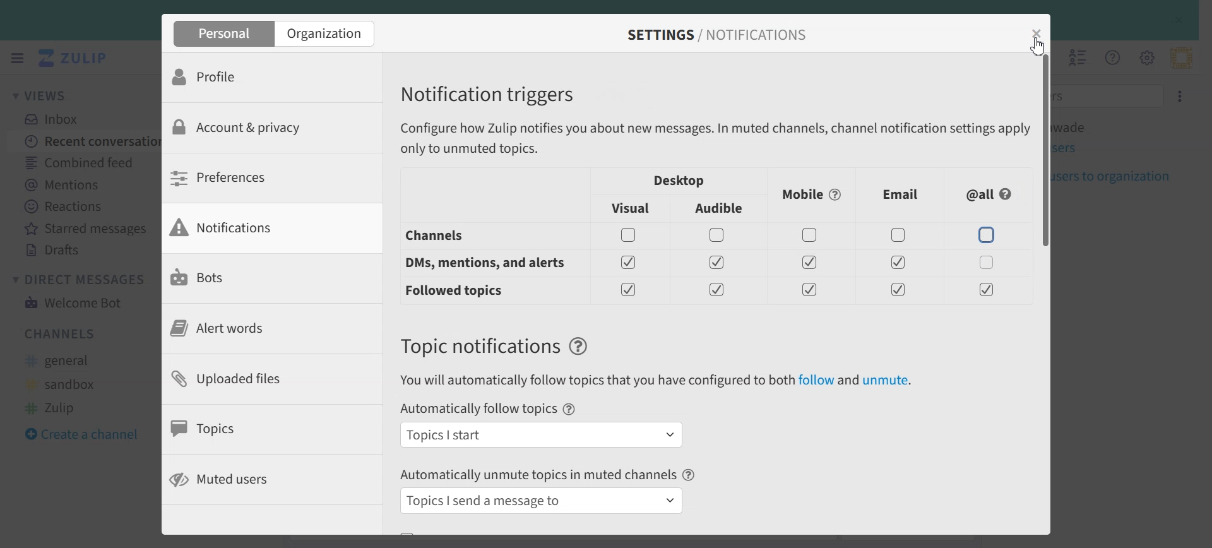 The width and height of the screenshot is (1212, 548). I want to click on Help, so click(579, 347).